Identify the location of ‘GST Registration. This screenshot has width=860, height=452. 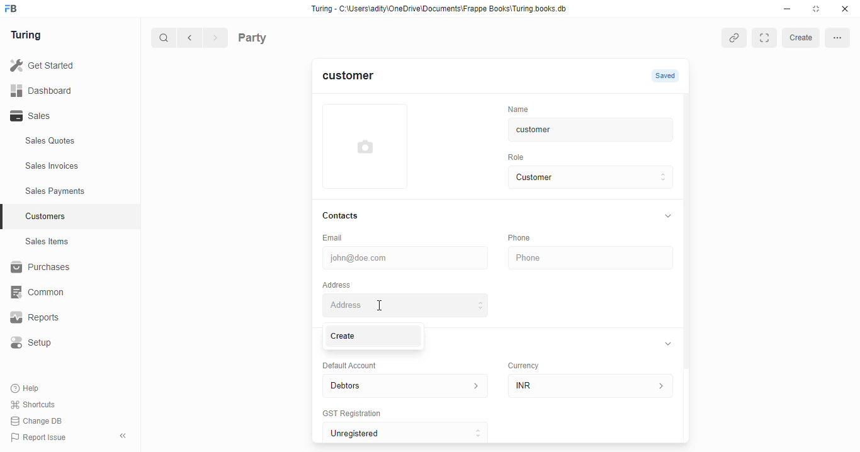
(351, 413).